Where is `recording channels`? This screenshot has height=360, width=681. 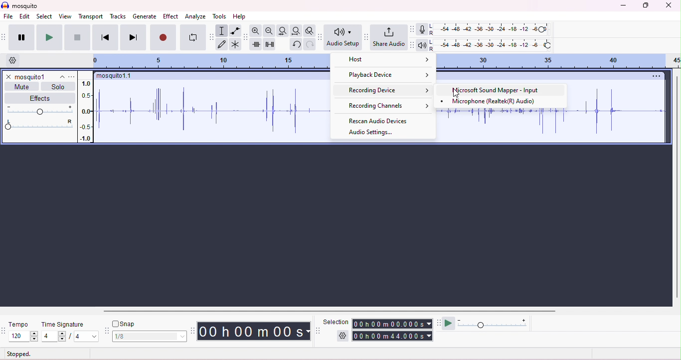 recording channels is located at coordinates (382, 105).